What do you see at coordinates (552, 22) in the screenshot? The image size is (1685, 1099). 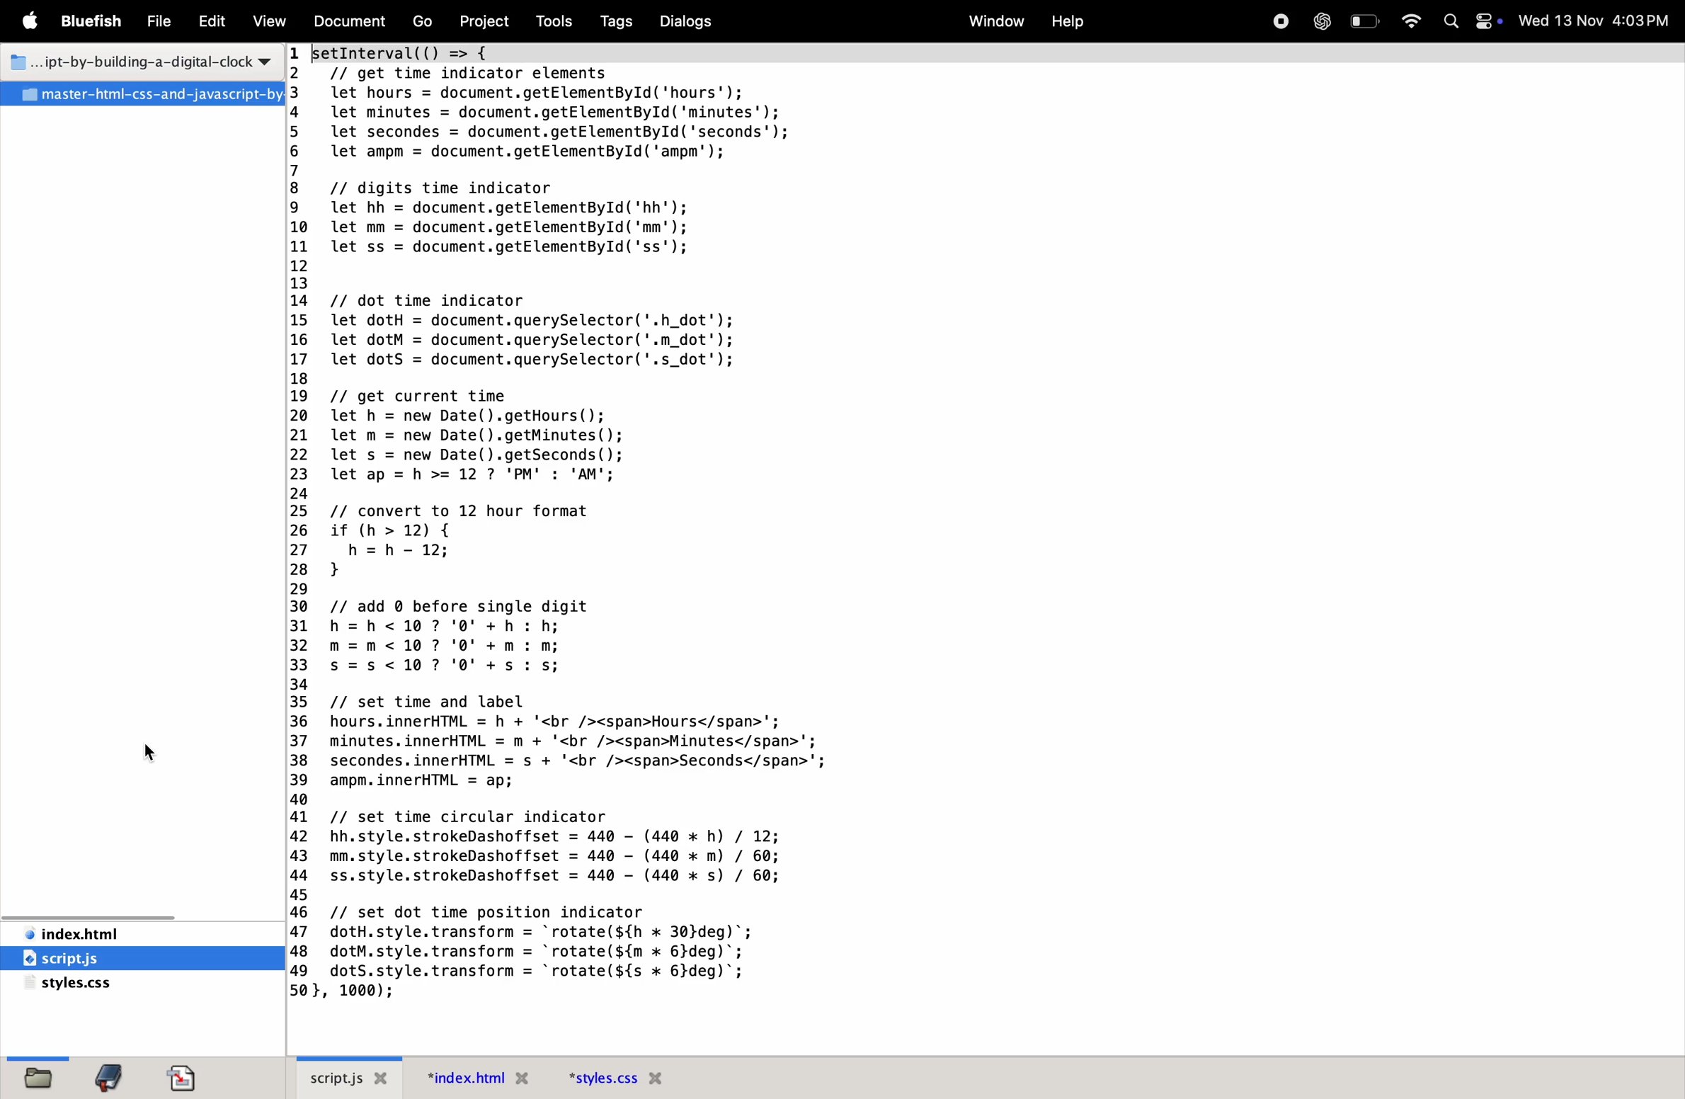 I see `Tools` at bounding box center [552, 22].